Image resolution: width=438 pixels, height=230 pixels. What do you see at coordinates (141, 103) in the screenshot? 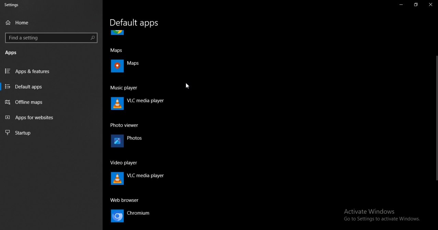
I see `VLC media player` at bounding box center [141, 103].